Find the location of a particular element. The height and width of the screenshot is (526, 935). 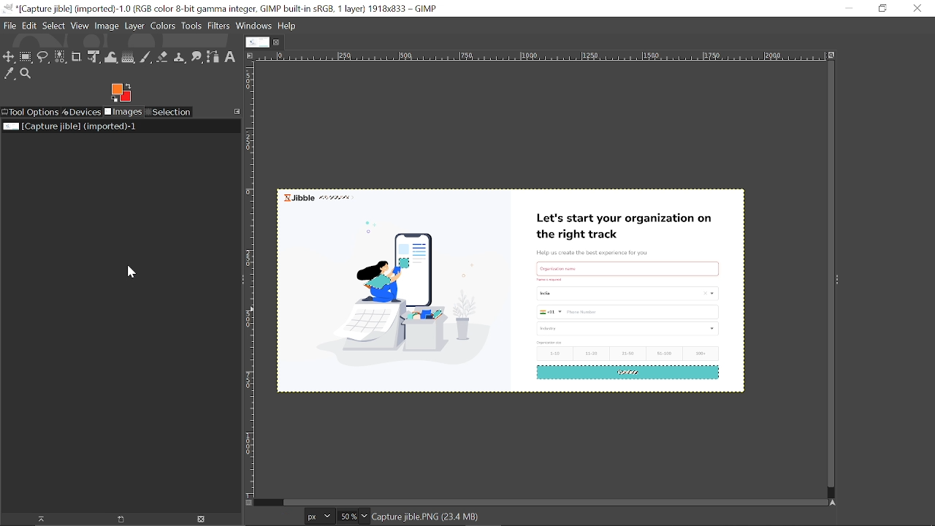

View is located at coordinates (80, 26).